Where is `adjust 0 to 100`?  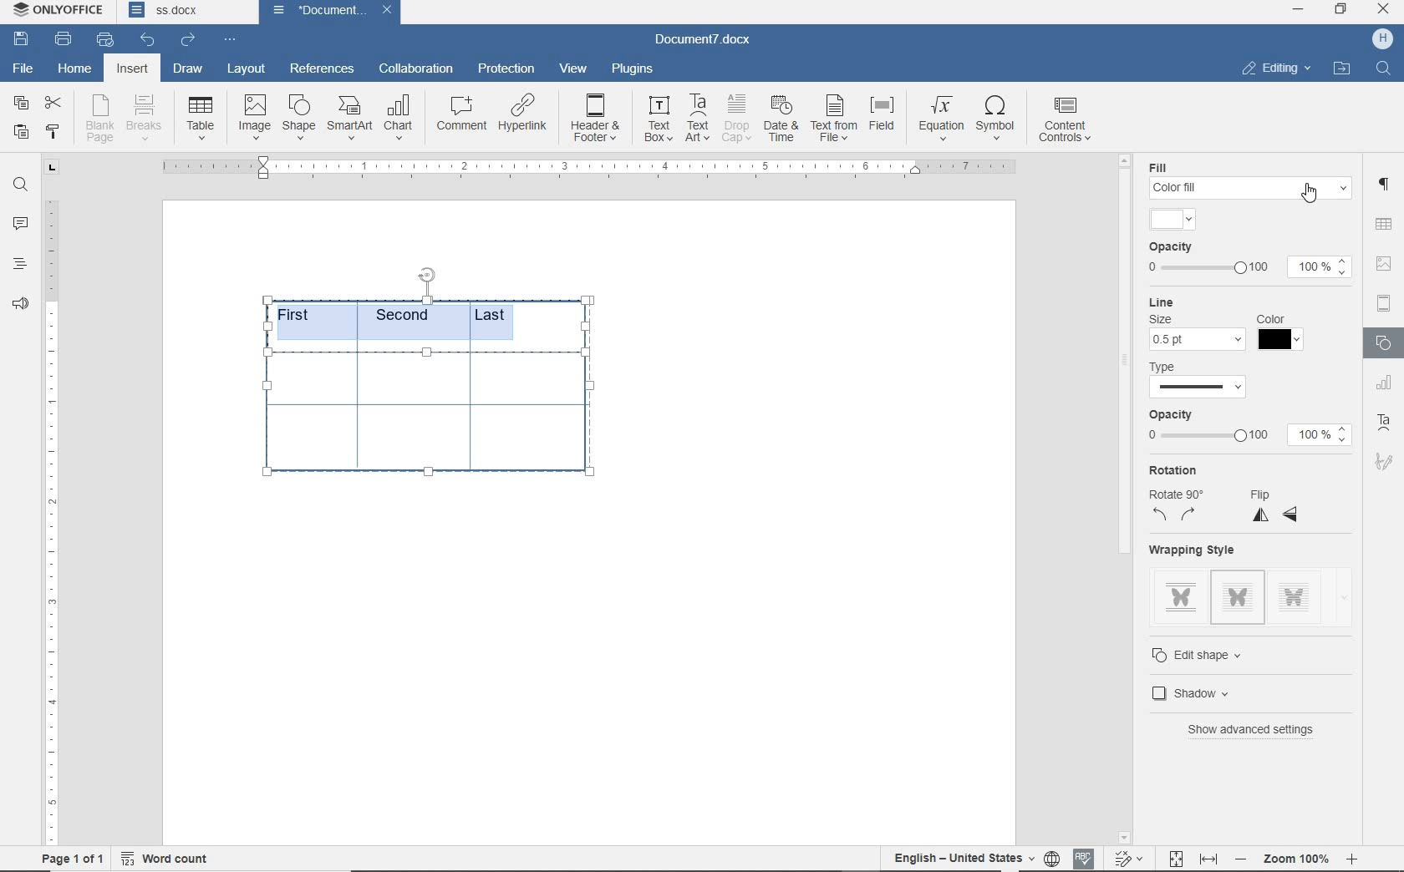
adjust 0 to 100 is located at coordinates (1204, 266).